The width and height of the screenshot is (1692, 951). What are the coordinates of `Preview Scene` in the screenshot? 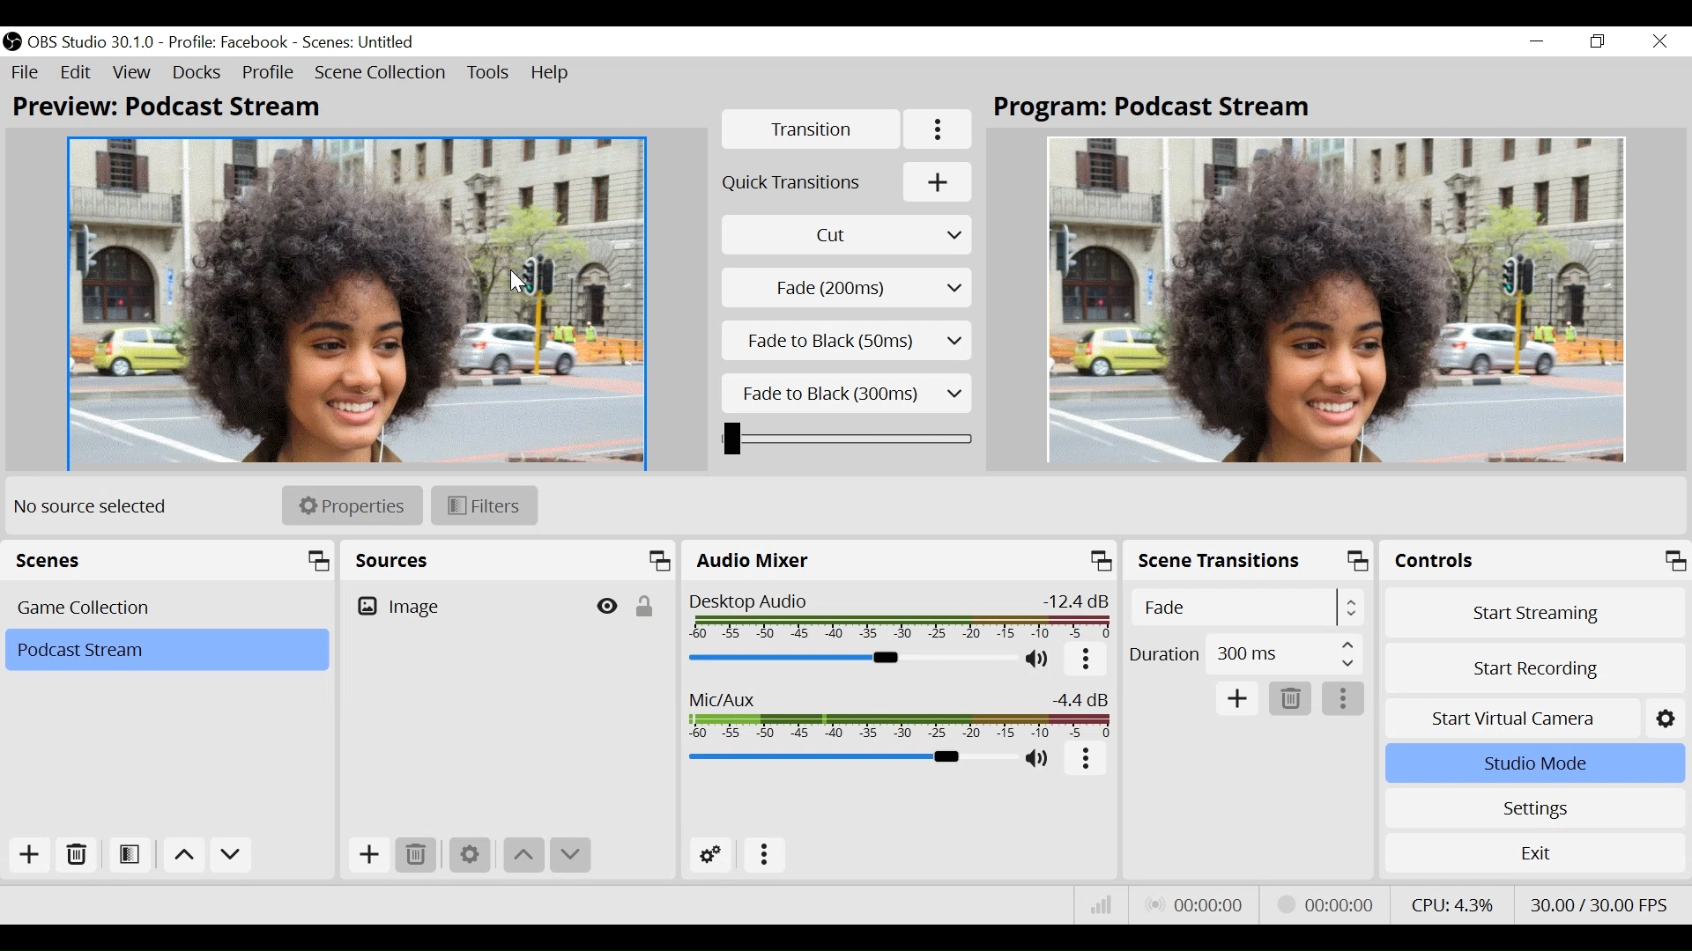 It's located at (358, 304).